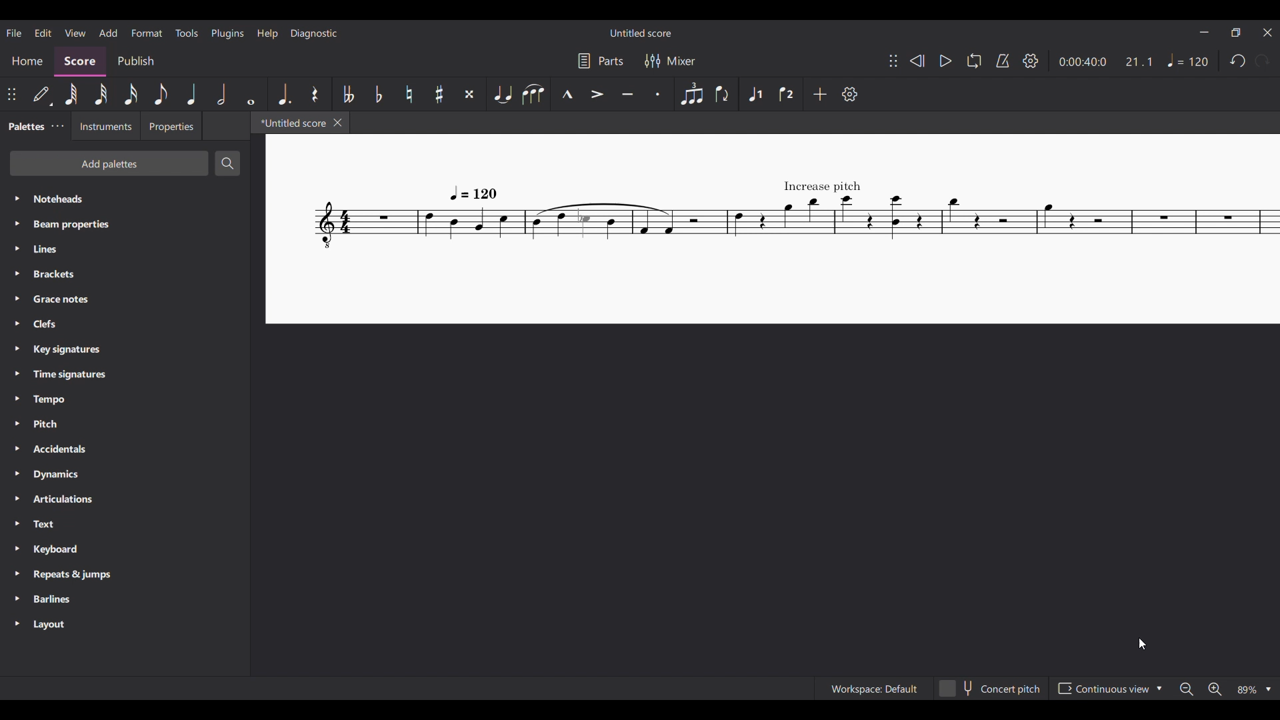  Describe the element at coordinates (670, 61) in the screenshot. I see `Mixer settings` at that location.